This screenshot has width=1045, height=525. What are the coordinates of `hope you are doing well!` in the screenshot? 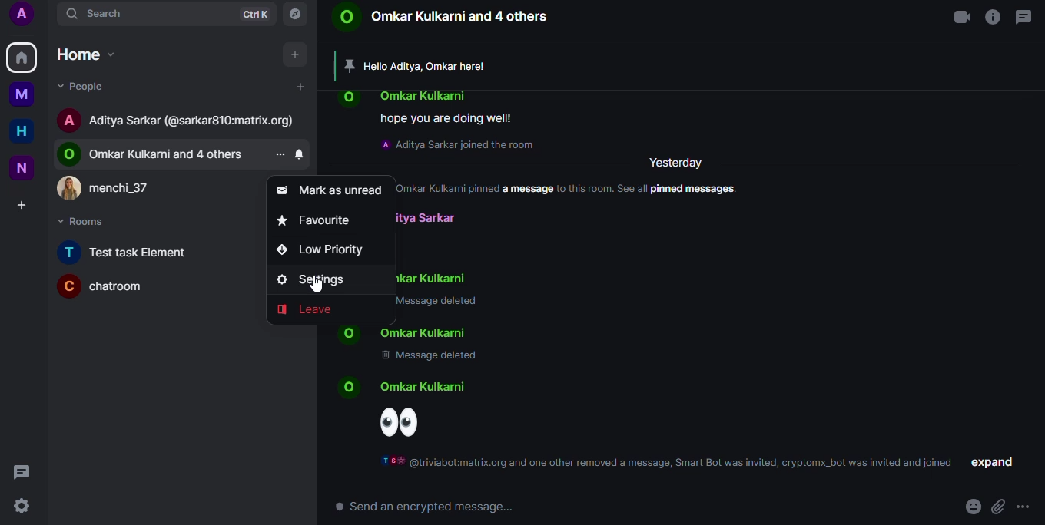 It's located at (449, 117).